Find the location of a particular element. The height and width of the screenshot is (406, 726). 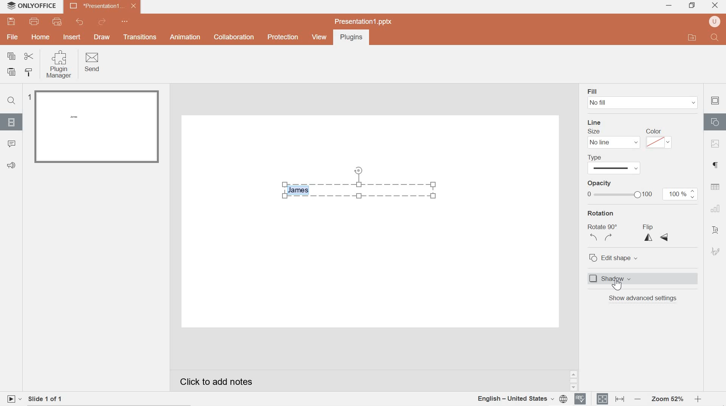

table is located at coordinates (715, 187).